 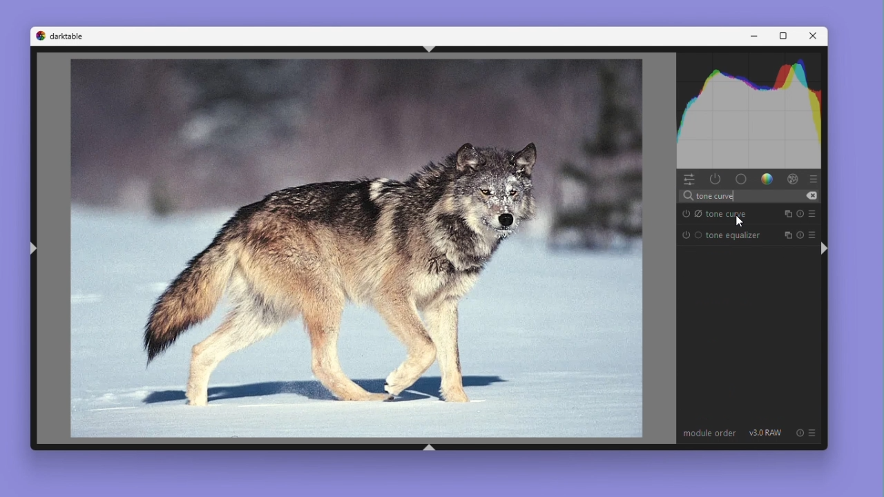 What do you see at coordinates (814, 179) in the screenshot?
I see `Preset` at bounding box center [814, 179].